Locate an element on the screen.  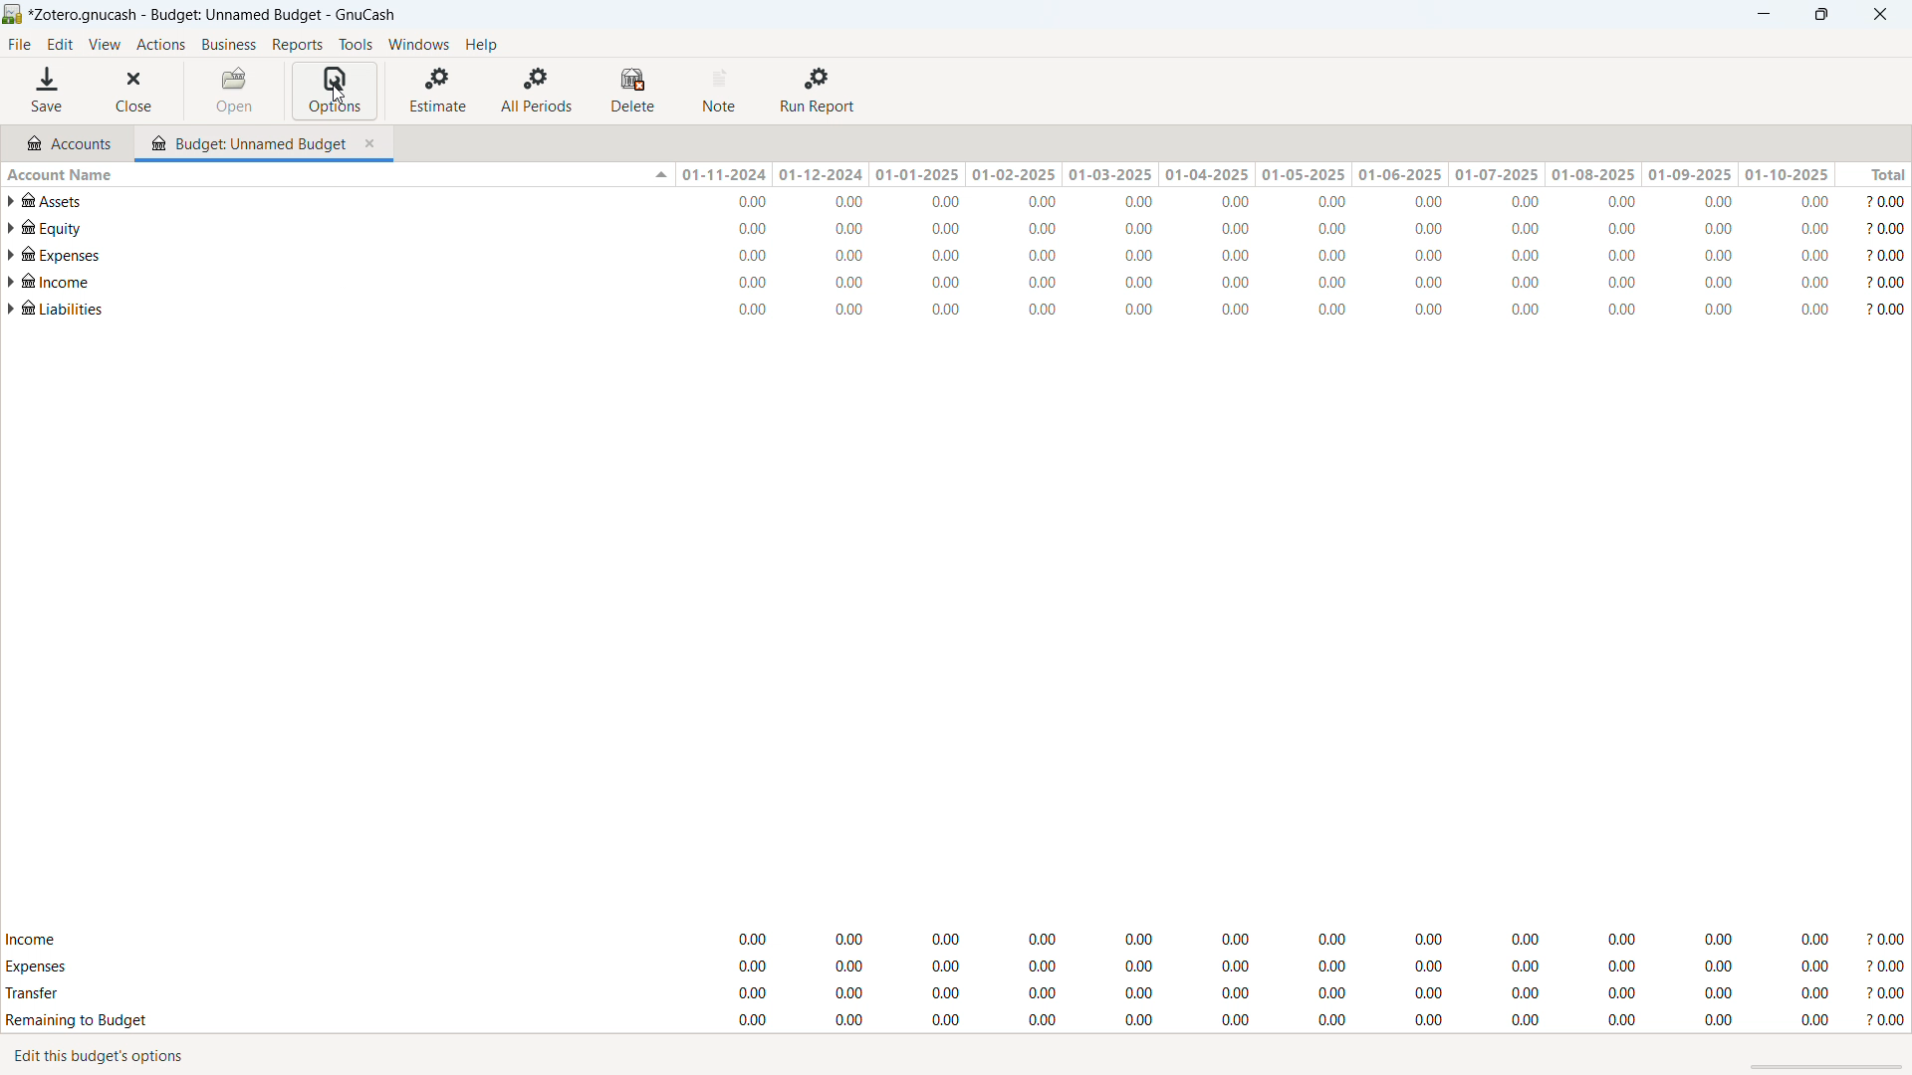
close is located at coordinates (138, 91).